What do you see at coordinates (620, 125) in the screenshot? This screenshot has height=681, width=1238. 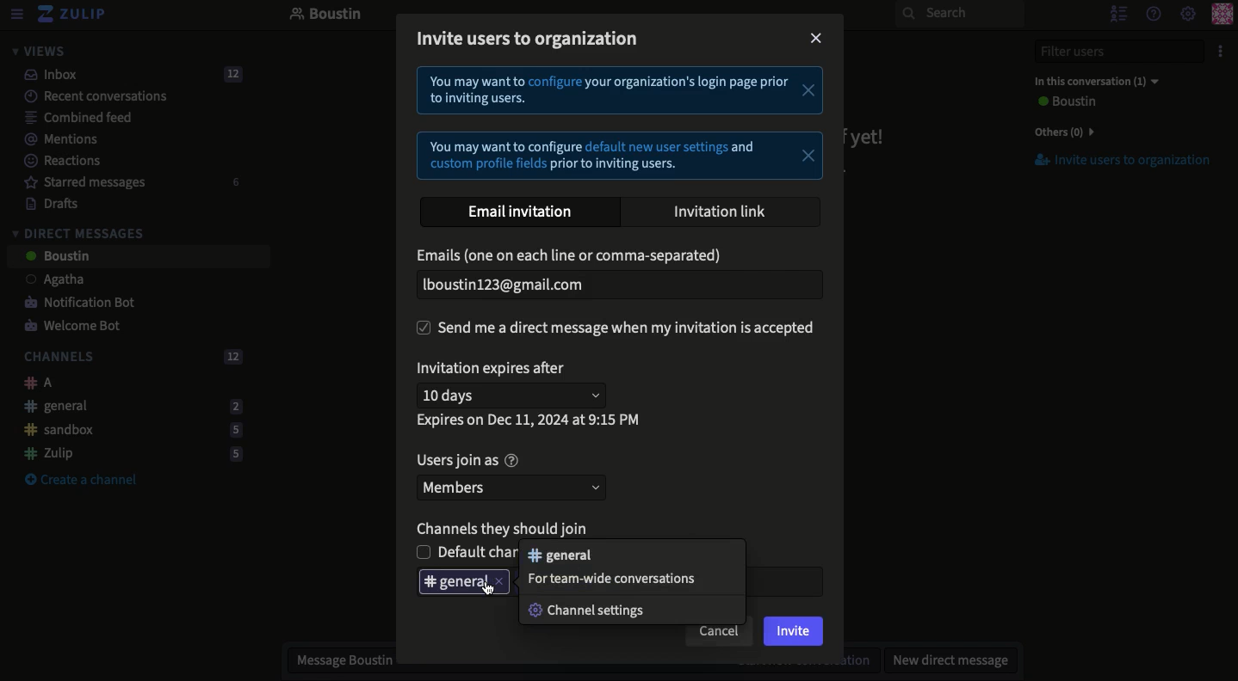 I see `Instructional text` at bounding box center [620, 125].